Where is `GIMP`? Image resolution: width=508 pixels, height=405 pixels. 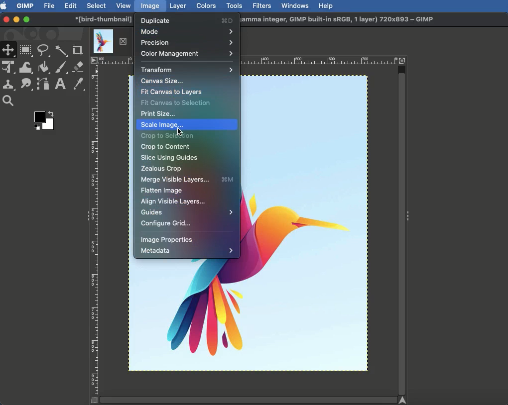
GIMP is located at coordinates (25, 6).